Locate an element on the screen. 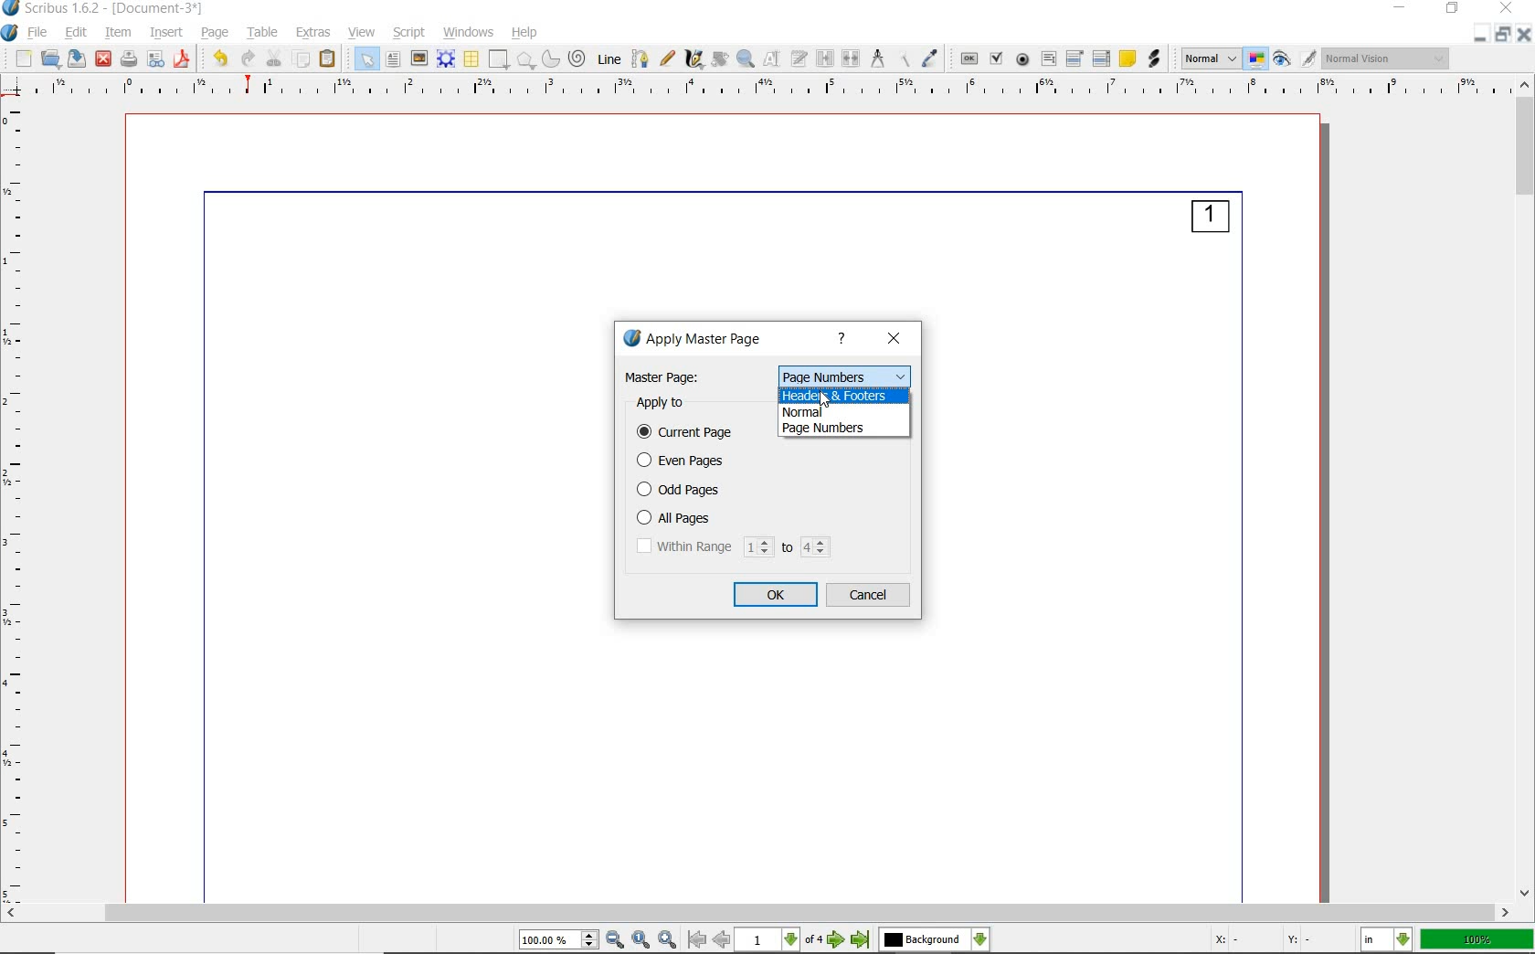 The height and width of the screenshot is (954, 1535). copy is located at coordinates (302, 59).